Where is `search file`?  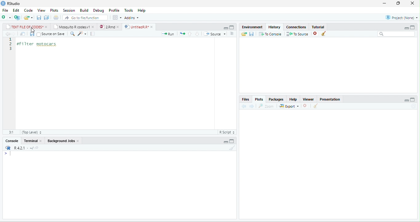
search file is located at coordinates (85, 18).